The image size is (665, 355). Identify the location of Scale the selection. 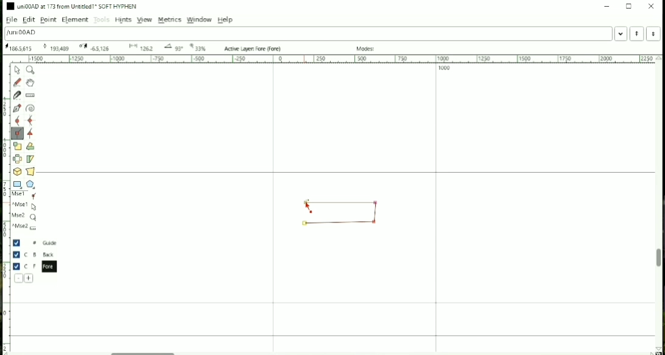
(17, 146).